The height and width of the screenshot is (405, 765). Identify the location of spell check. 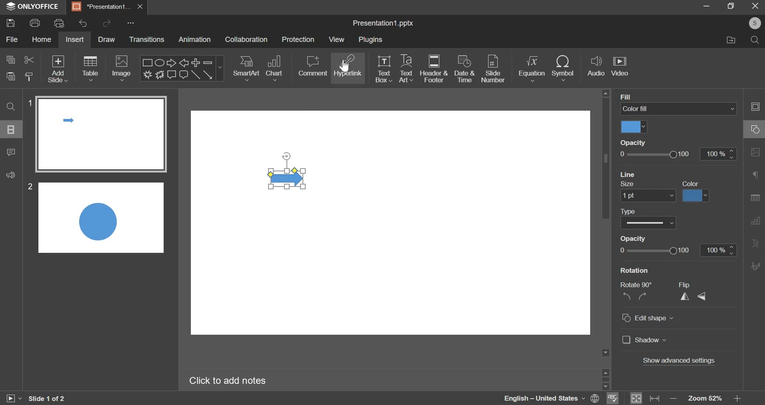
(613, 399).